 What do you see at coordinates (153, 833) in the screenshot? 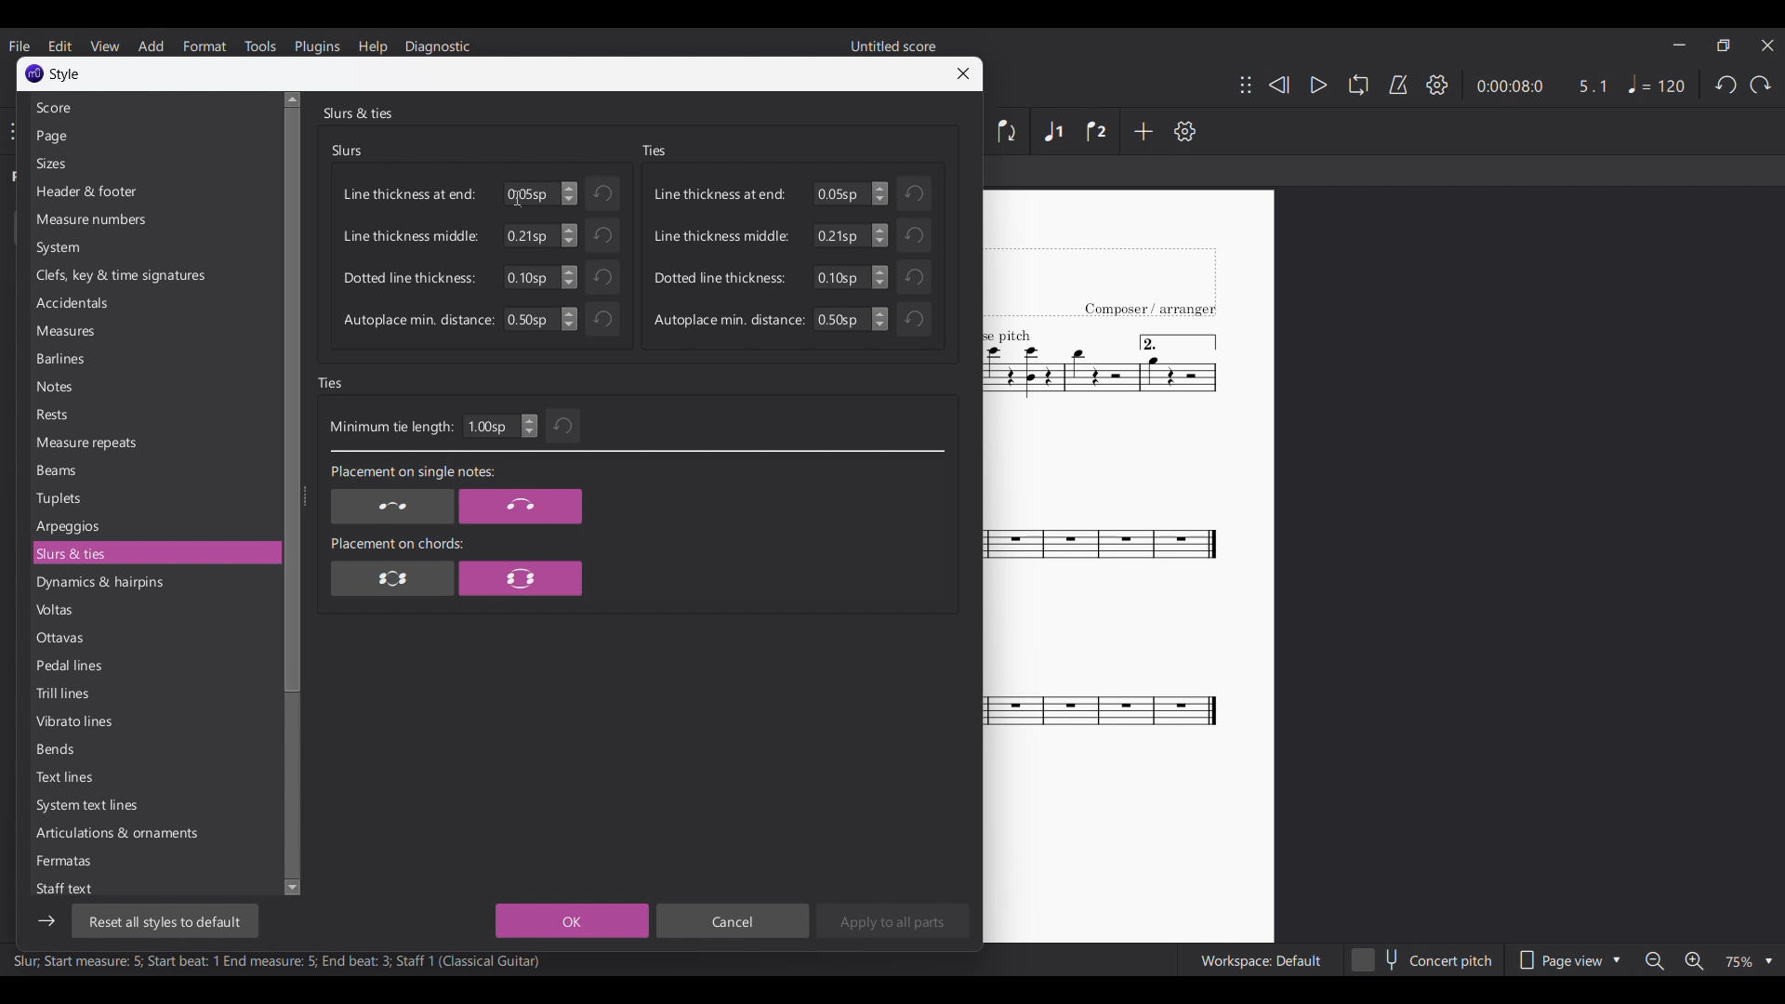
I see `Articulations & ornaments` at bounding box center [153, 833].